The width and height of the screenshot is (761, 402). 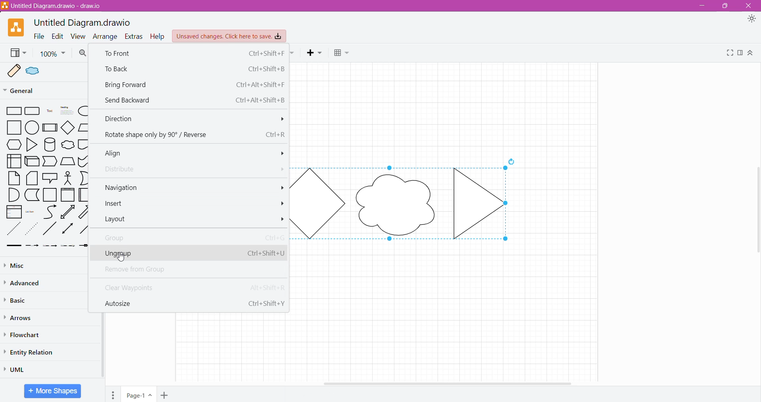 What do you see at coordinates (293, 54) in the screenshot?
I see `Waypoints` at bounding box center [293, 54].